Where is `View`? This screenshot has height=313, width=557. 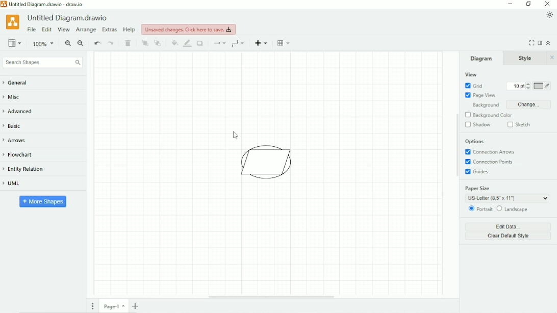 View is located at coordinates (64, 30).